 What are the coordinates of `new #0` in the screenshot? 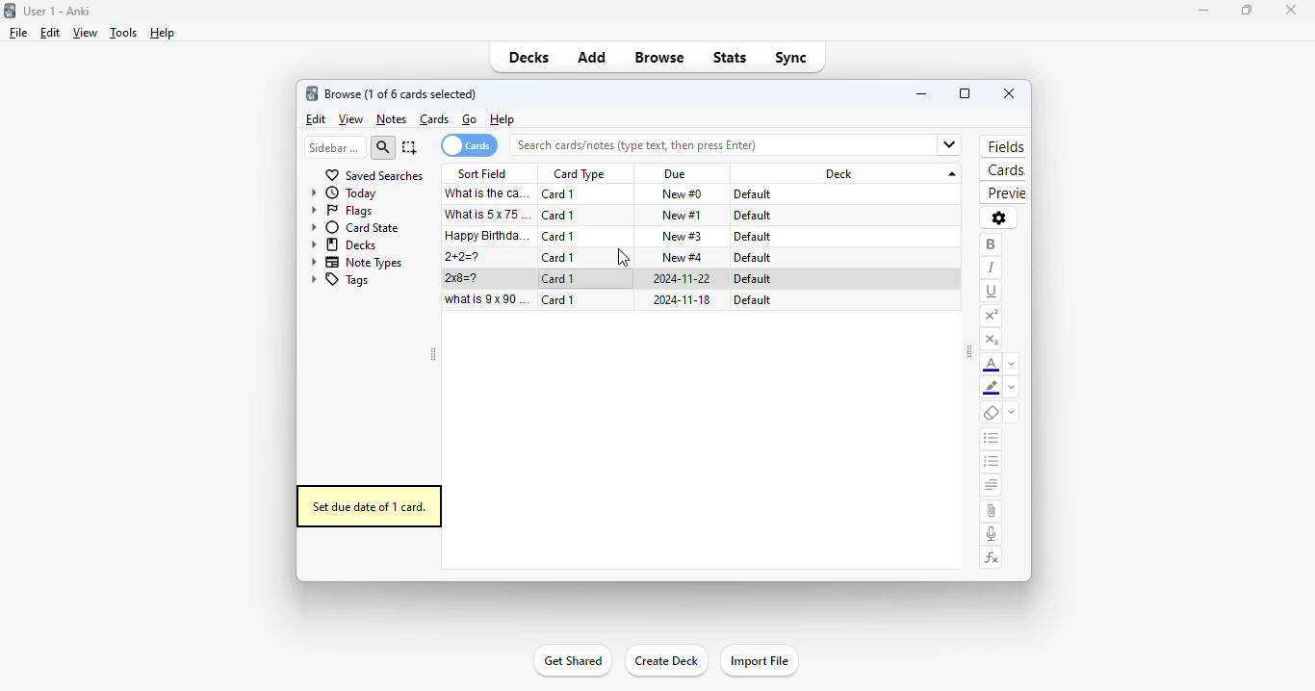 It's located at (682, 194).